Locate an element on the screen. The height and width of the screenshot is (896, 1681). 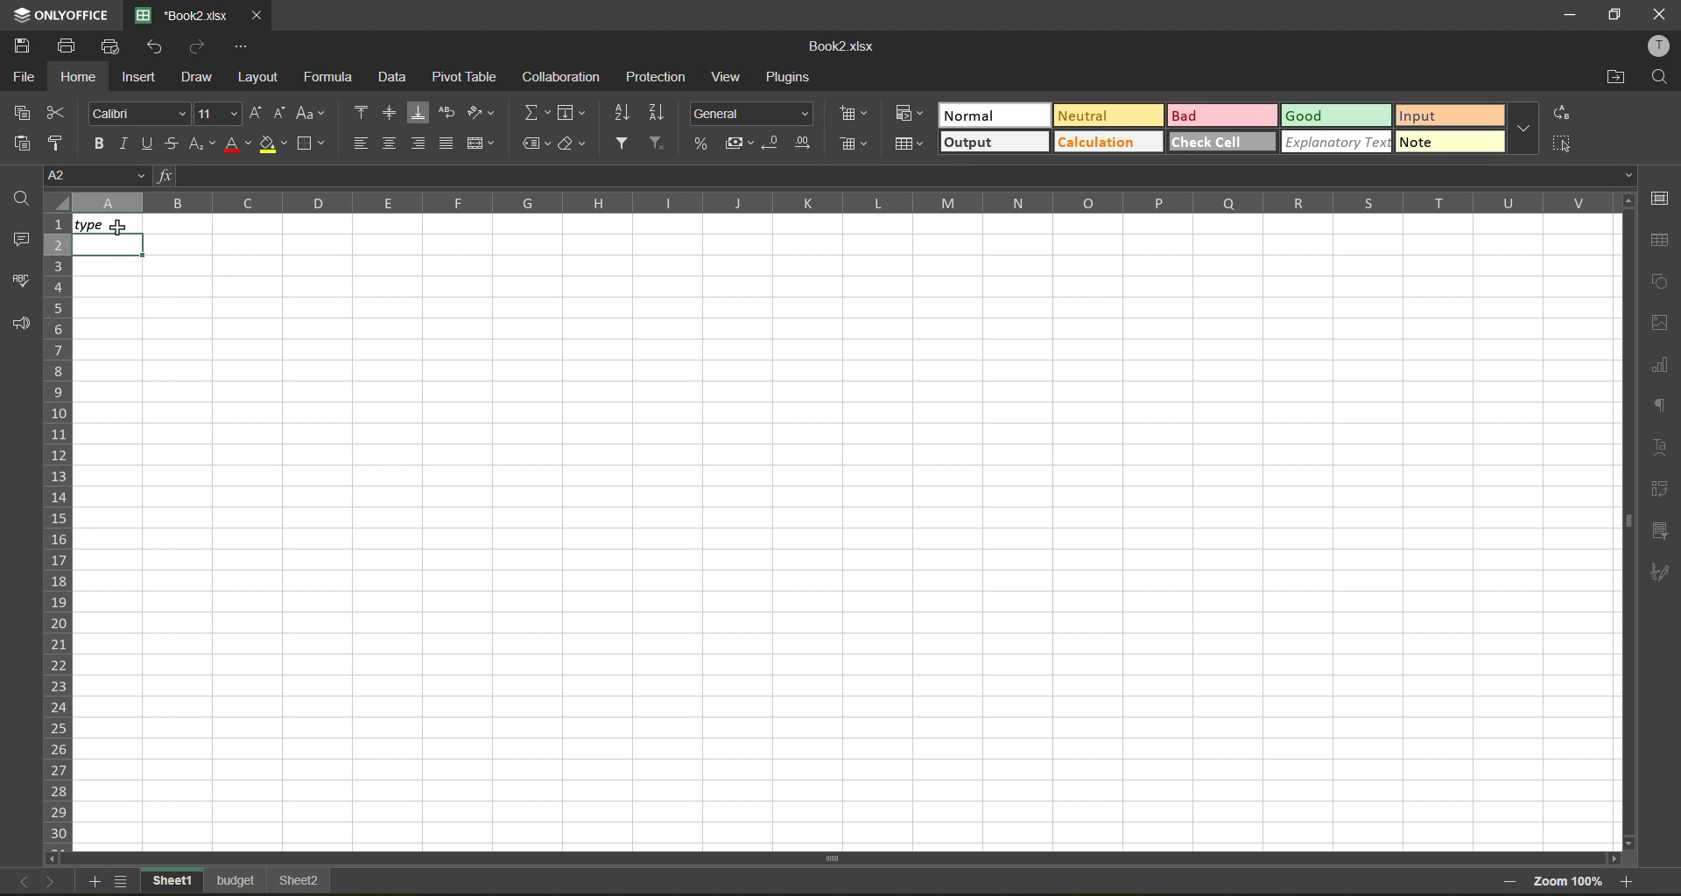
align right is located at coordinates (418, 145).